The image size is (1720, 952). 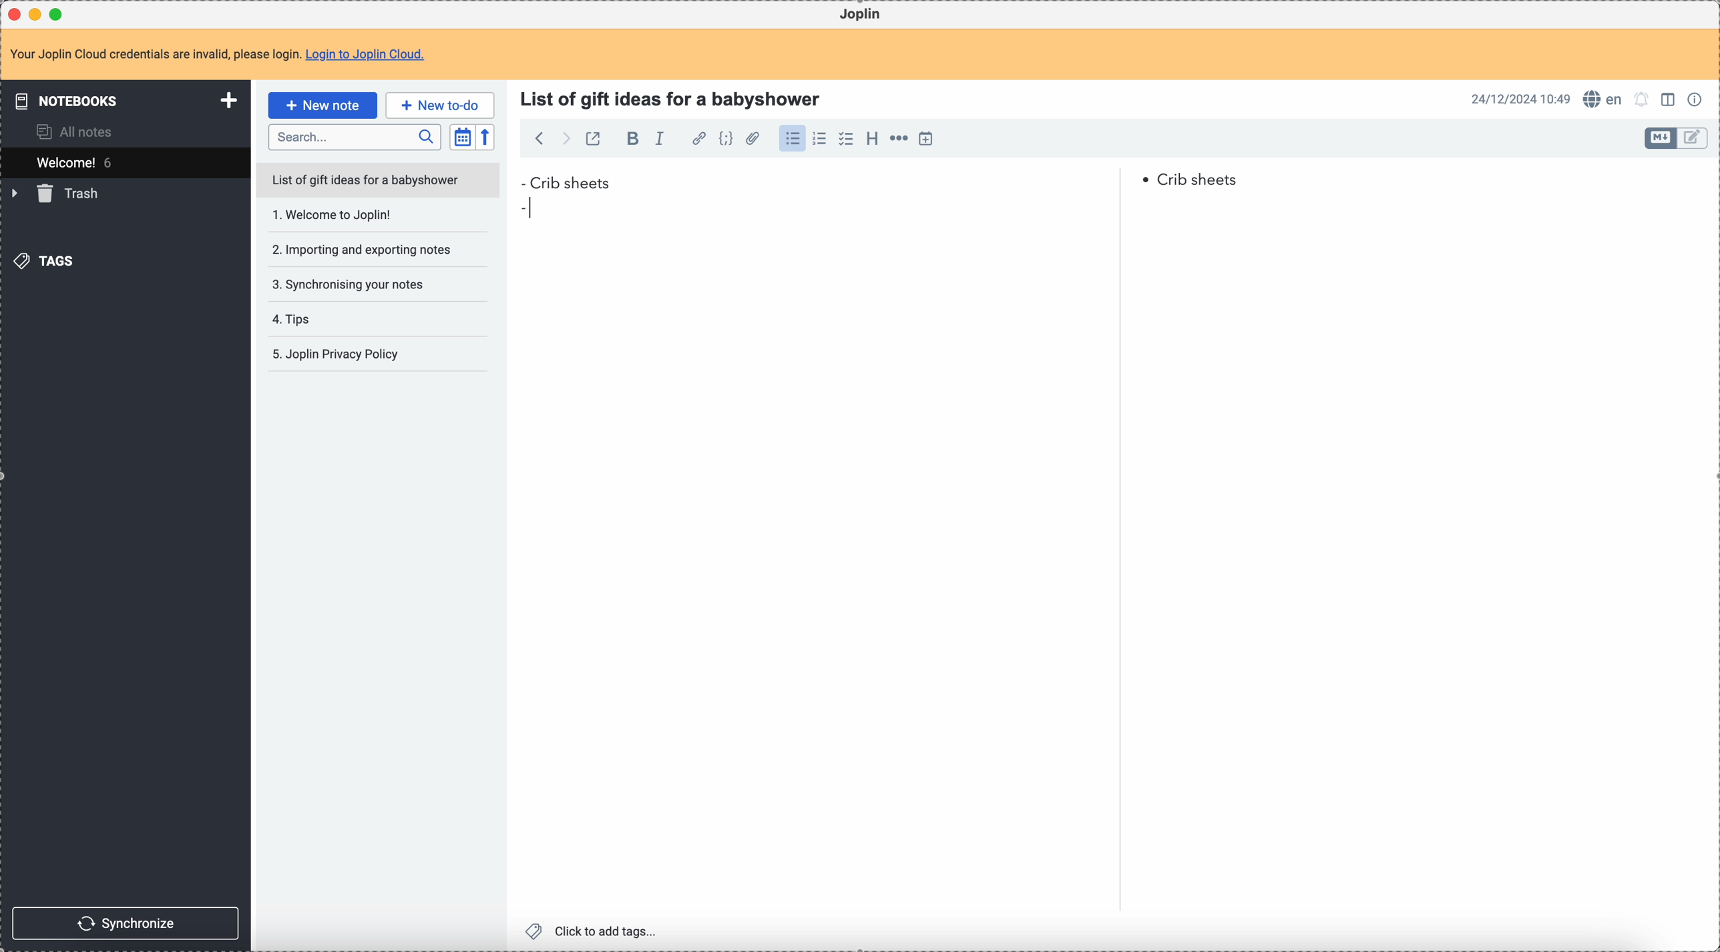 I want to click on bold, so click(x=632, y=140).